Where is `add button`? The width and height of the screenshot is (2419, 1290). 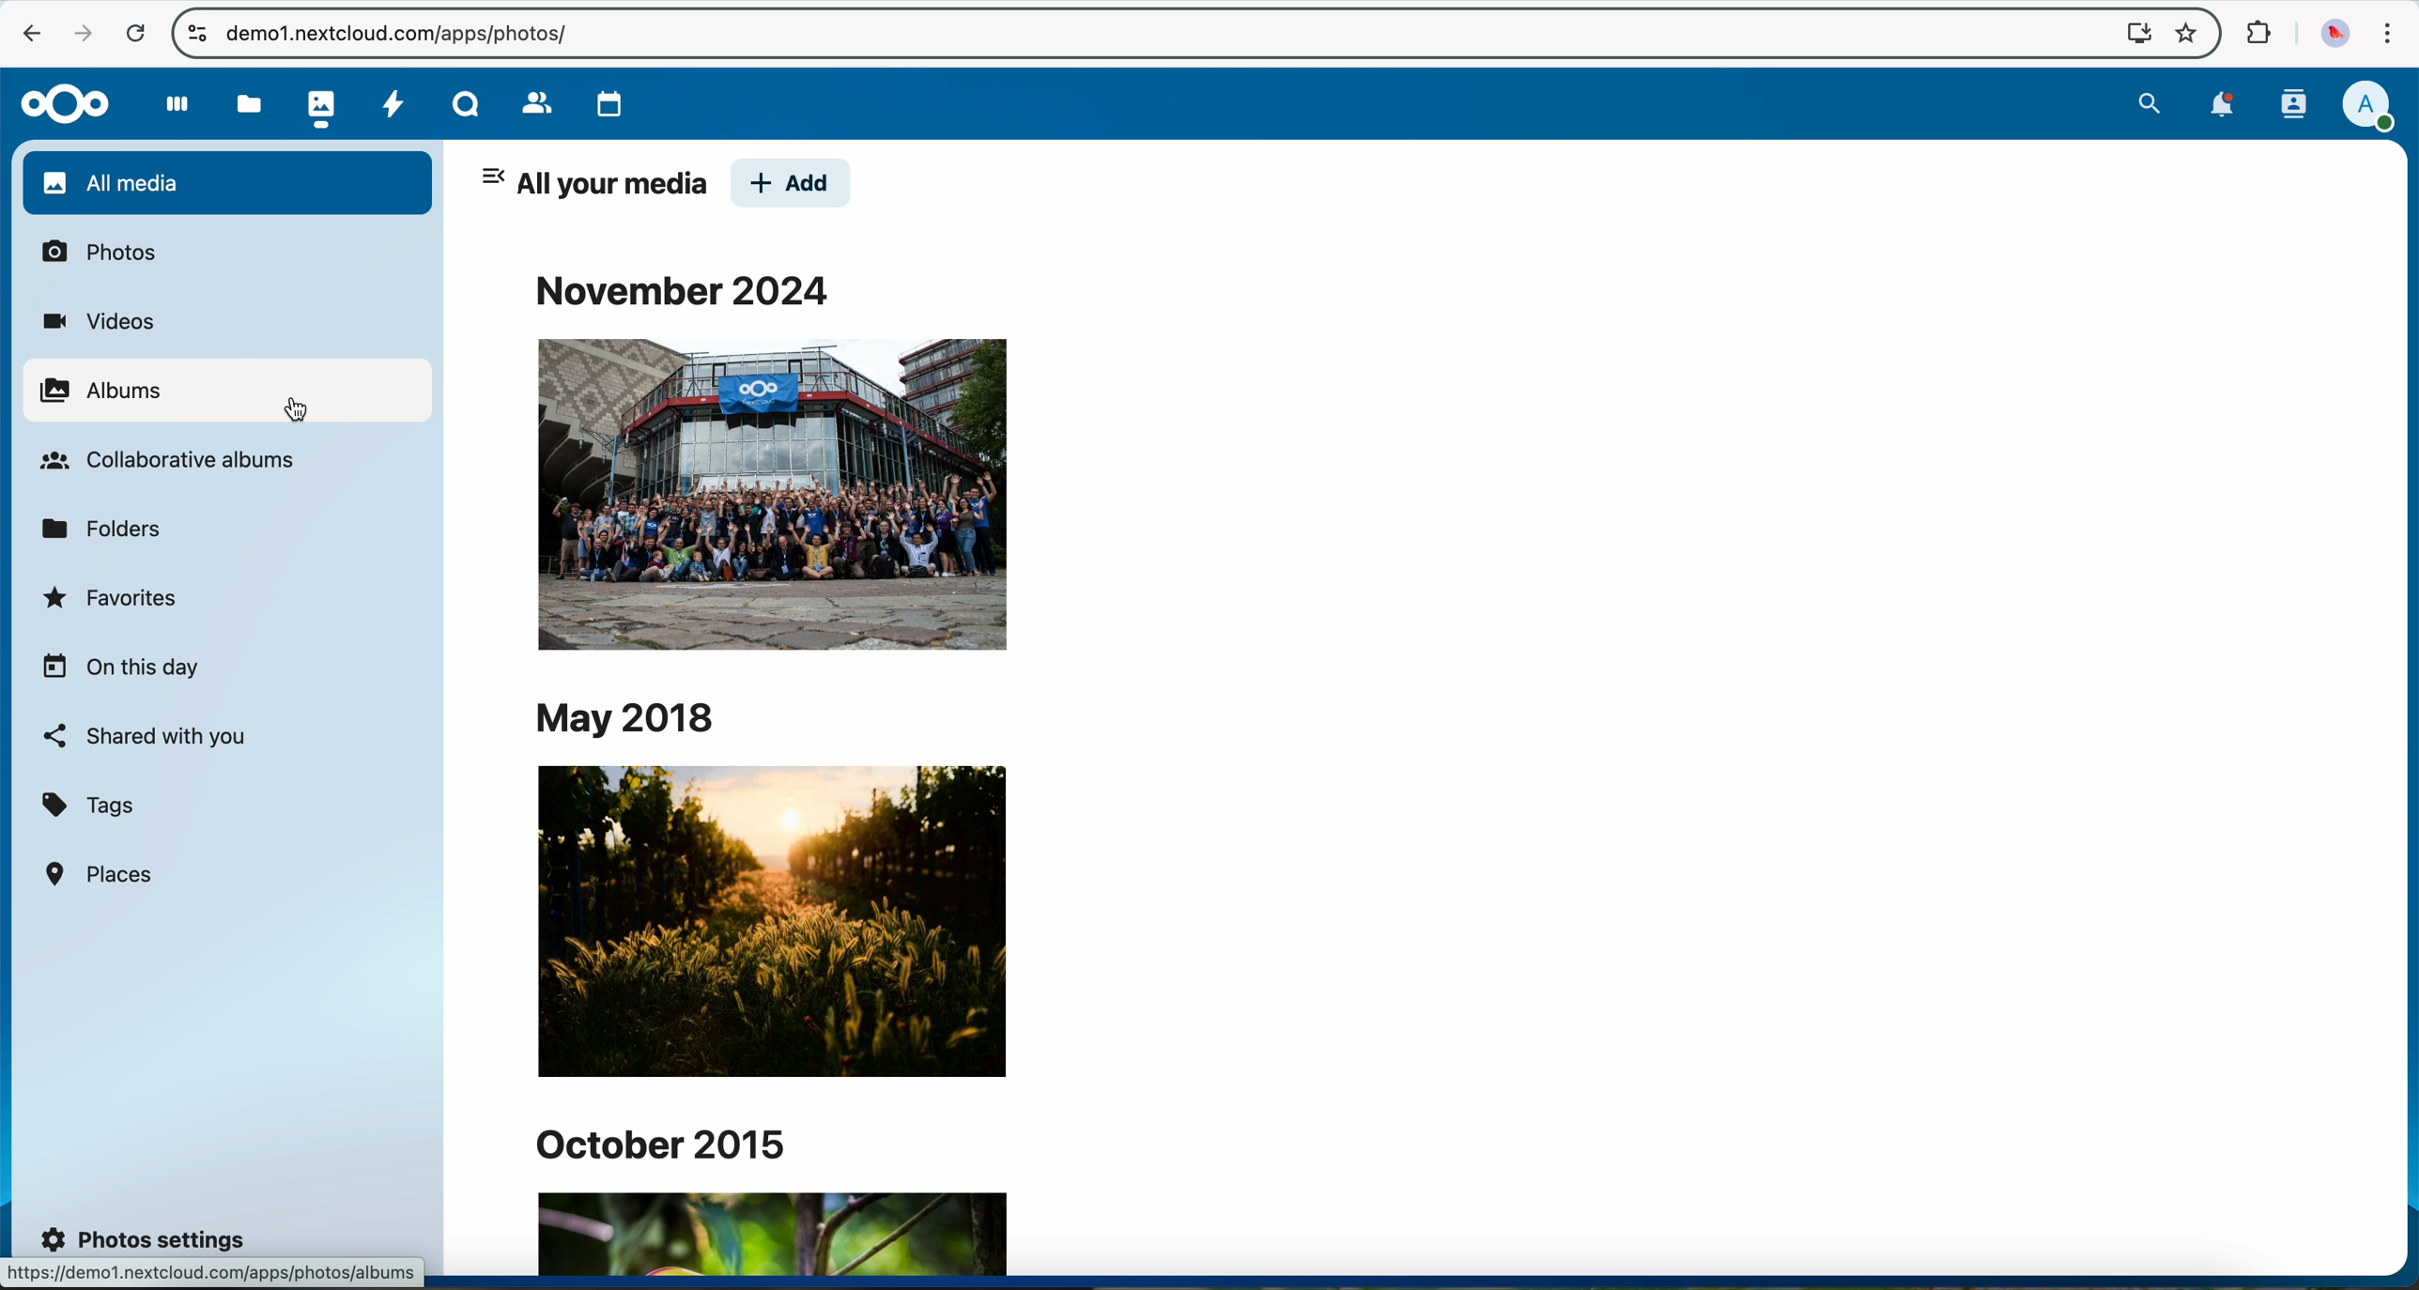 add button is located at coordinates (791, 183).